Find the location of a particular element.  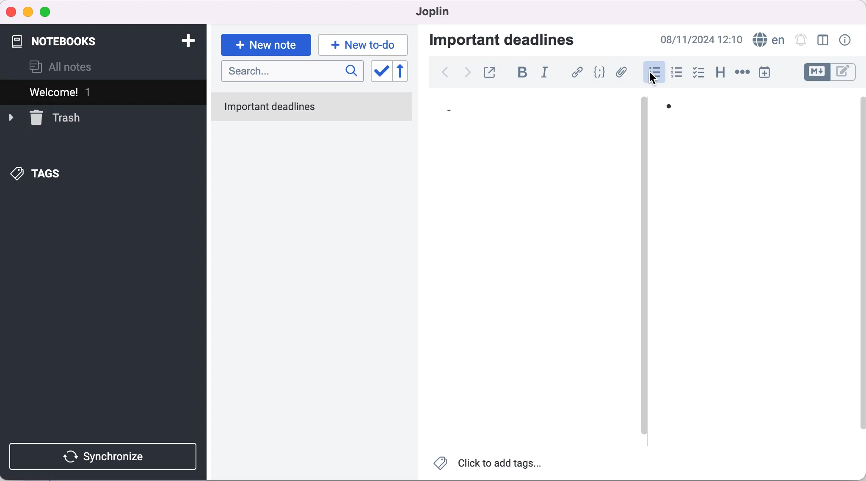

Cursor is located at coordinates (652, 79).